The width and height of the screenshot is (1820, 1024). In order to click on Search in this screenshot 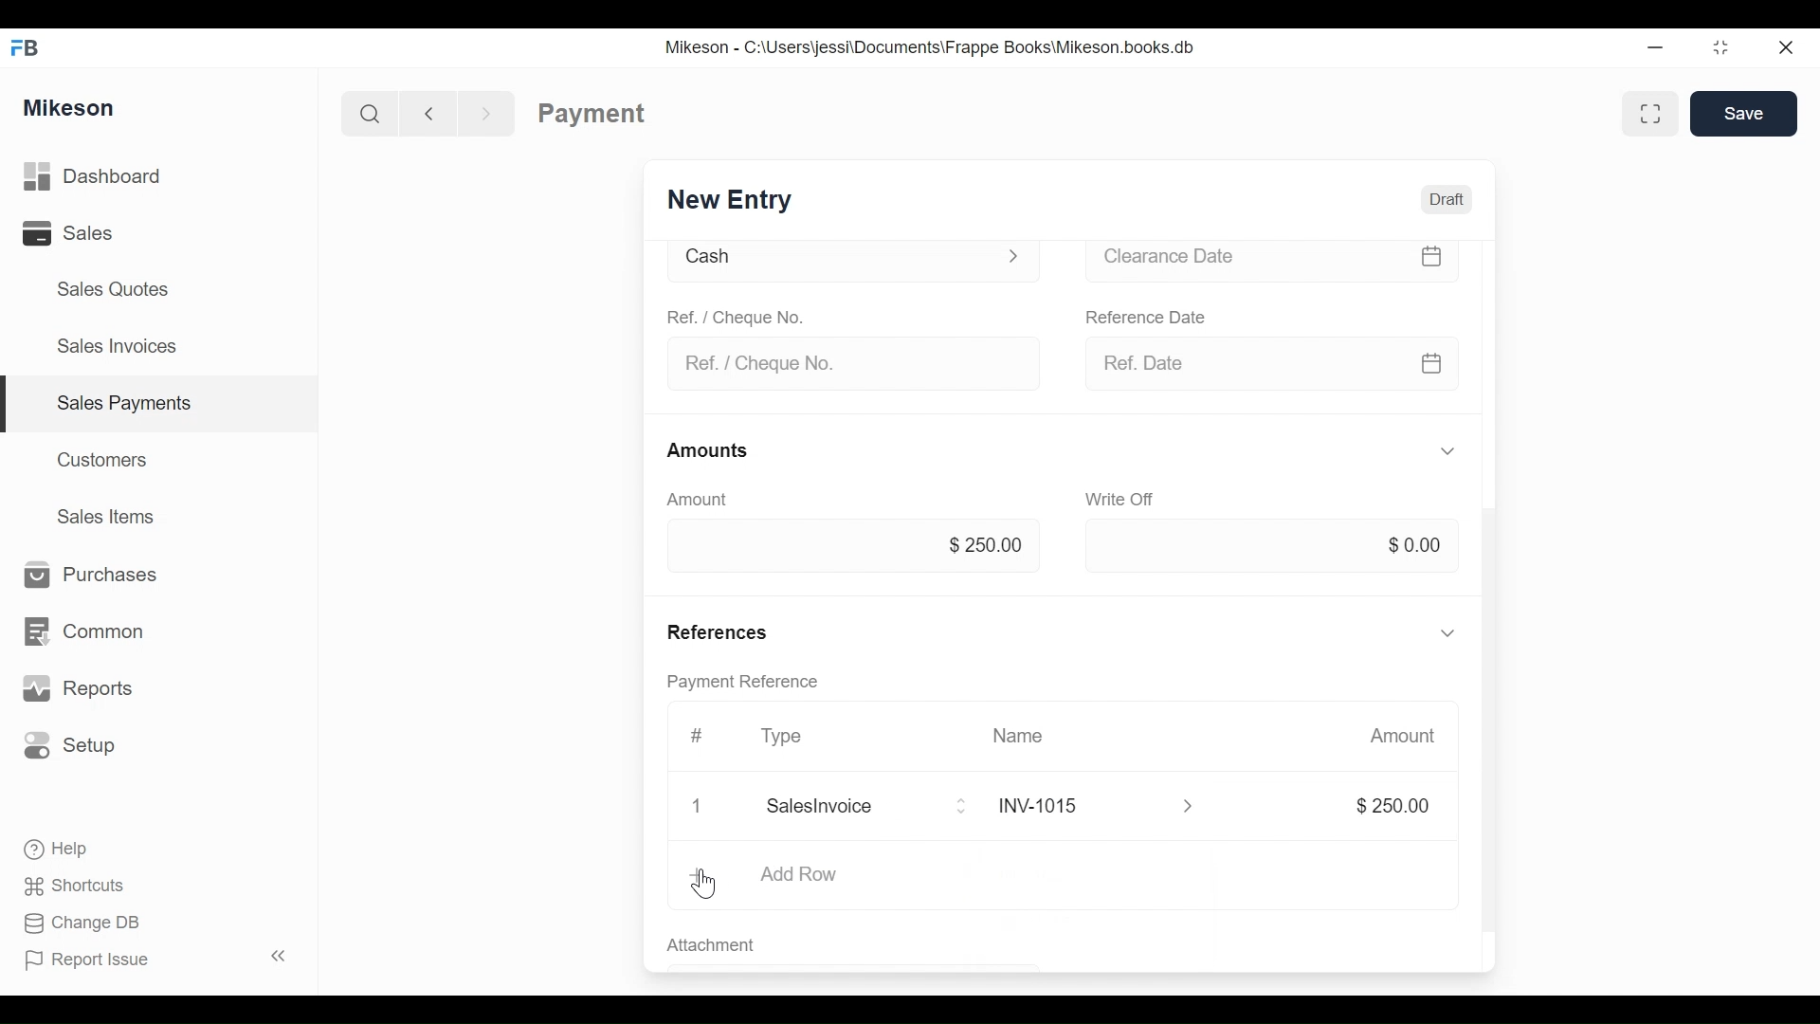, I will do `click(364, 112)`.